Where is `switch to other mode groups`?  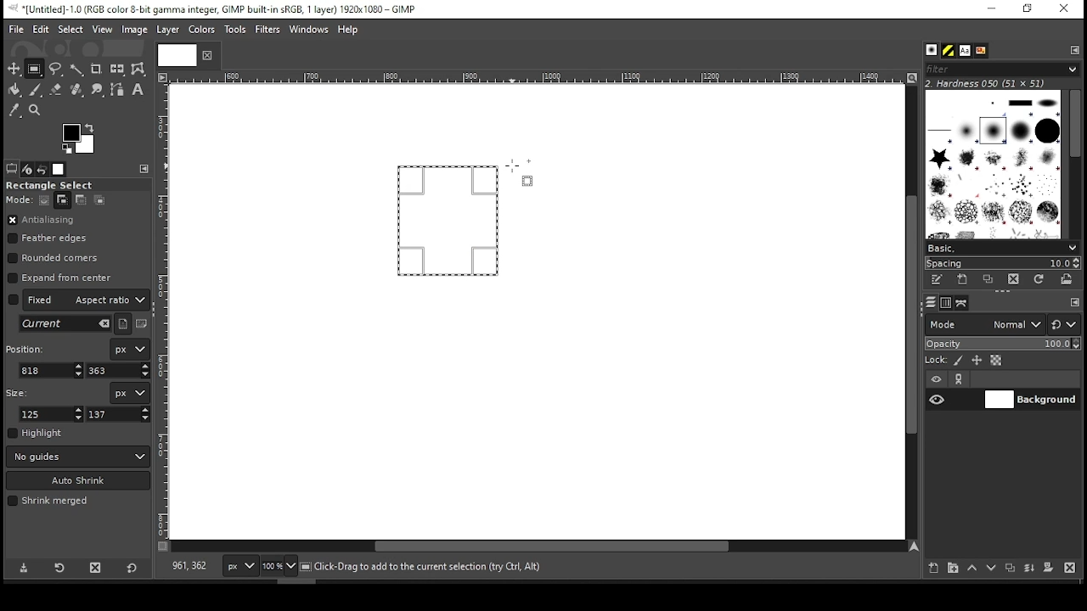 switch to other mode groups is located at coordinates (1063, 326).